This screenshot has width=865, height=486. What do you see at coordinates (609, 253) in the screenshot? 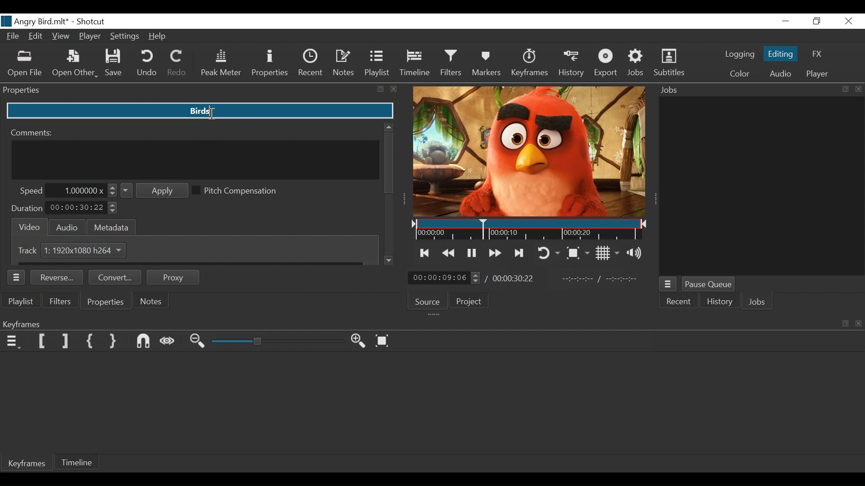
I see `Toggle display grid on player` at bounding box center [609, 253].